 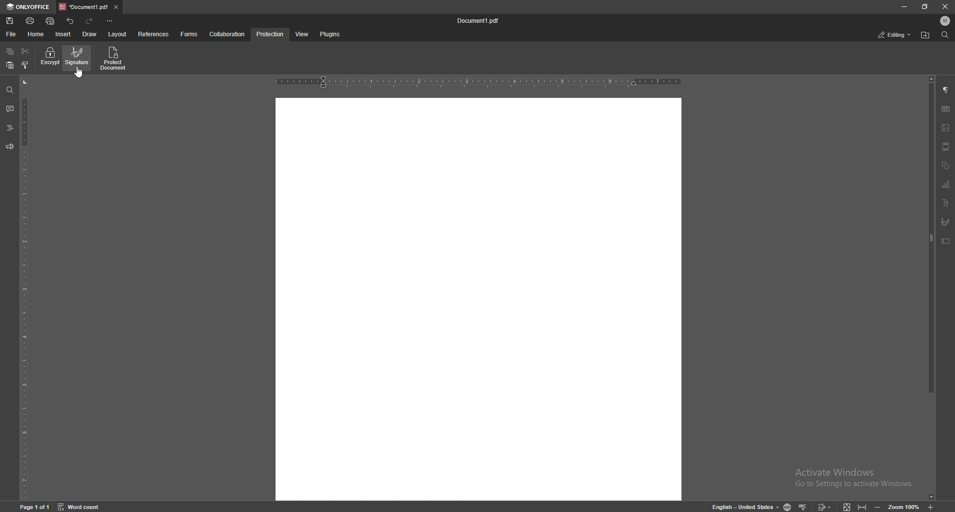 What do you see at coordinates (24, 289) in the screenshot?
I see `vertical scale` at bounding box center [24, 289].